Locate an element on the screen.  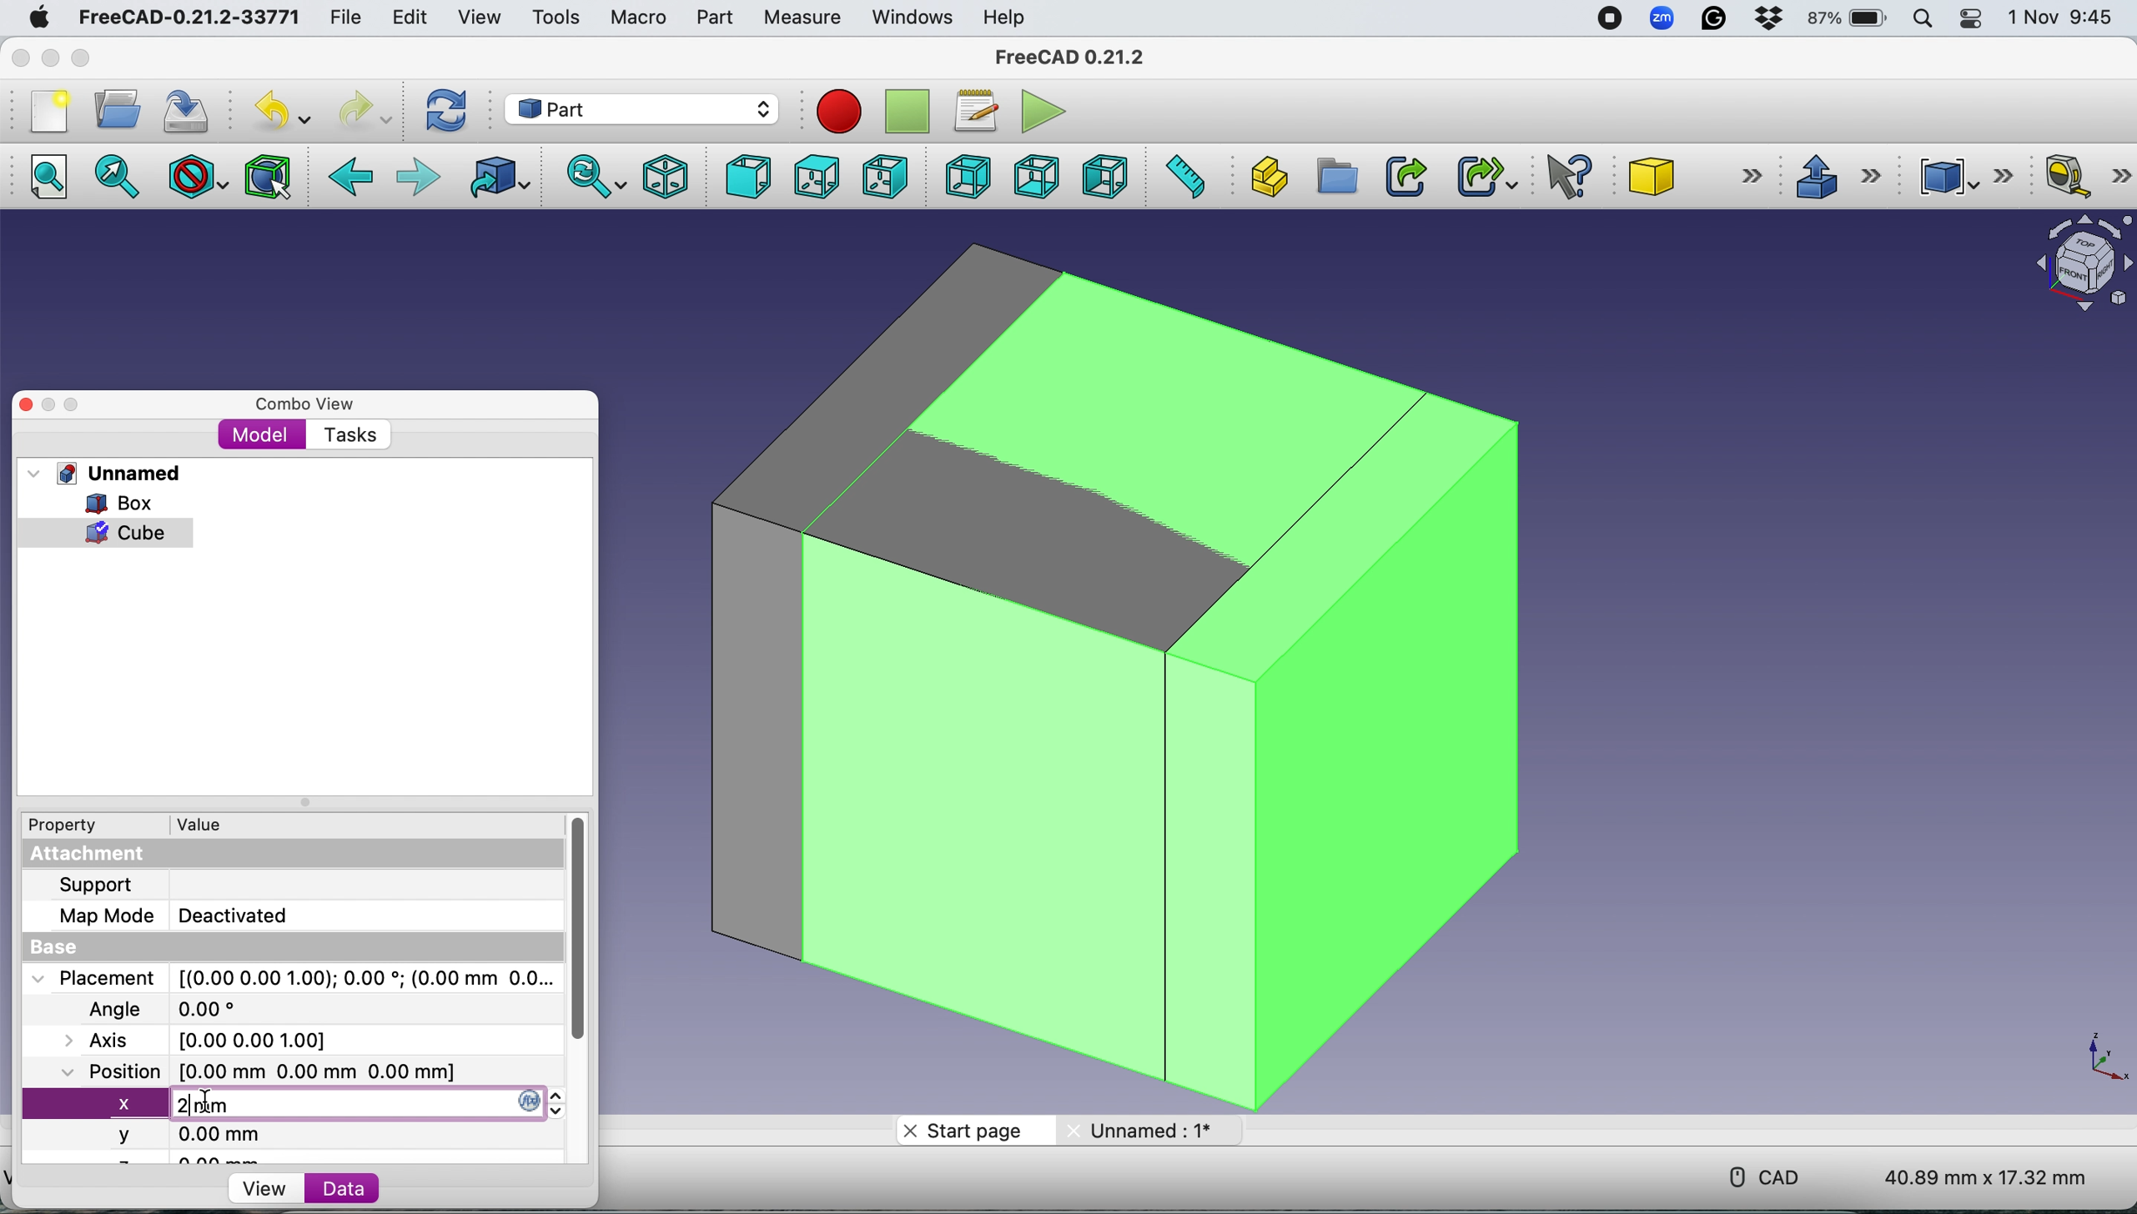
Rear is located at coordinates (963, 176).